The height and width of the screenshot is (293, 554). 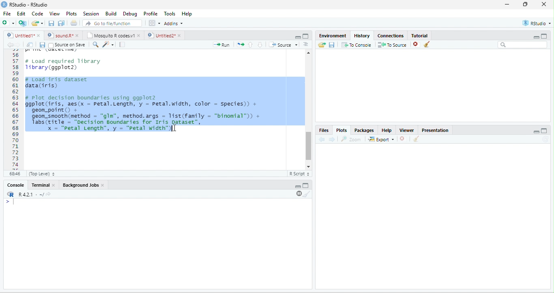 What do you see at coordinates (29, 4) in the screenshot?
I see `RStudio-RStudio` at bounding box center [29, 4].